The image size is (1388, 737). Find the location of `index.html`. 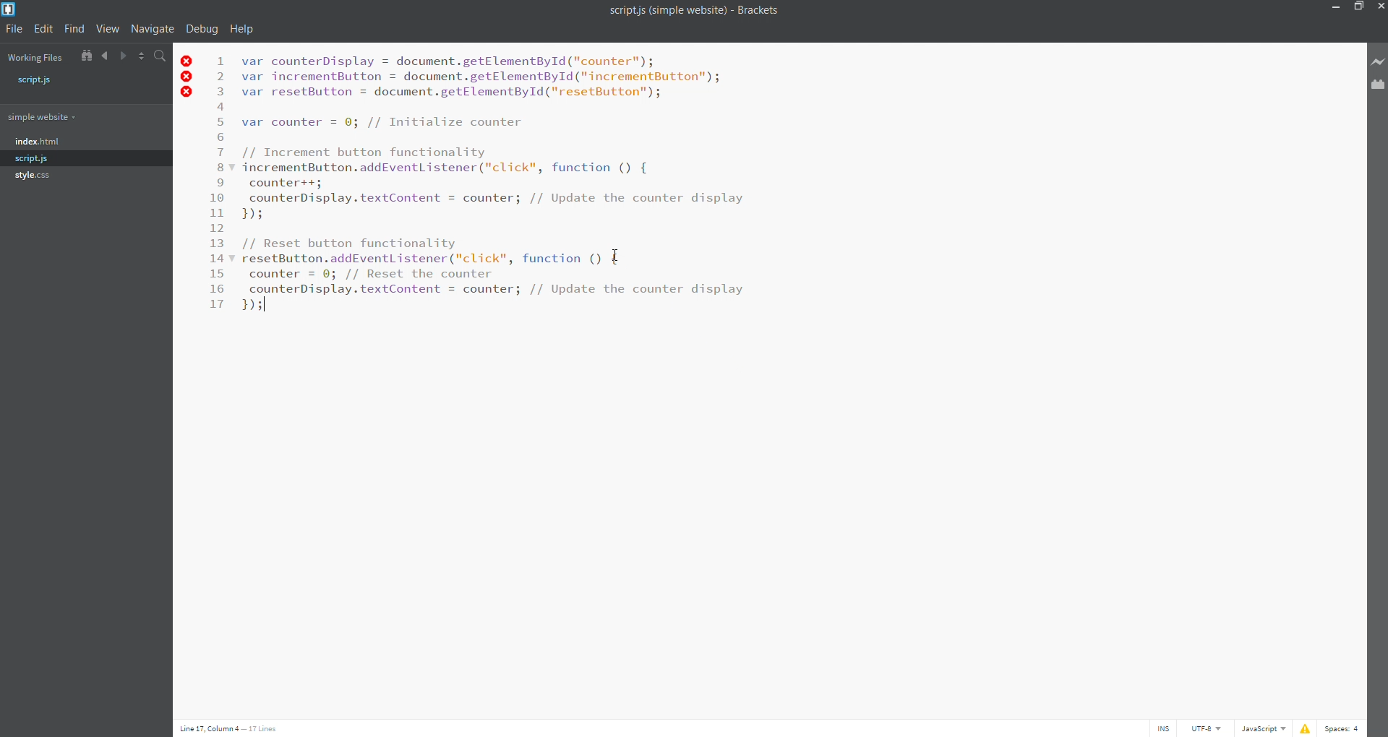

index.html is located at coordinates (85, 143).